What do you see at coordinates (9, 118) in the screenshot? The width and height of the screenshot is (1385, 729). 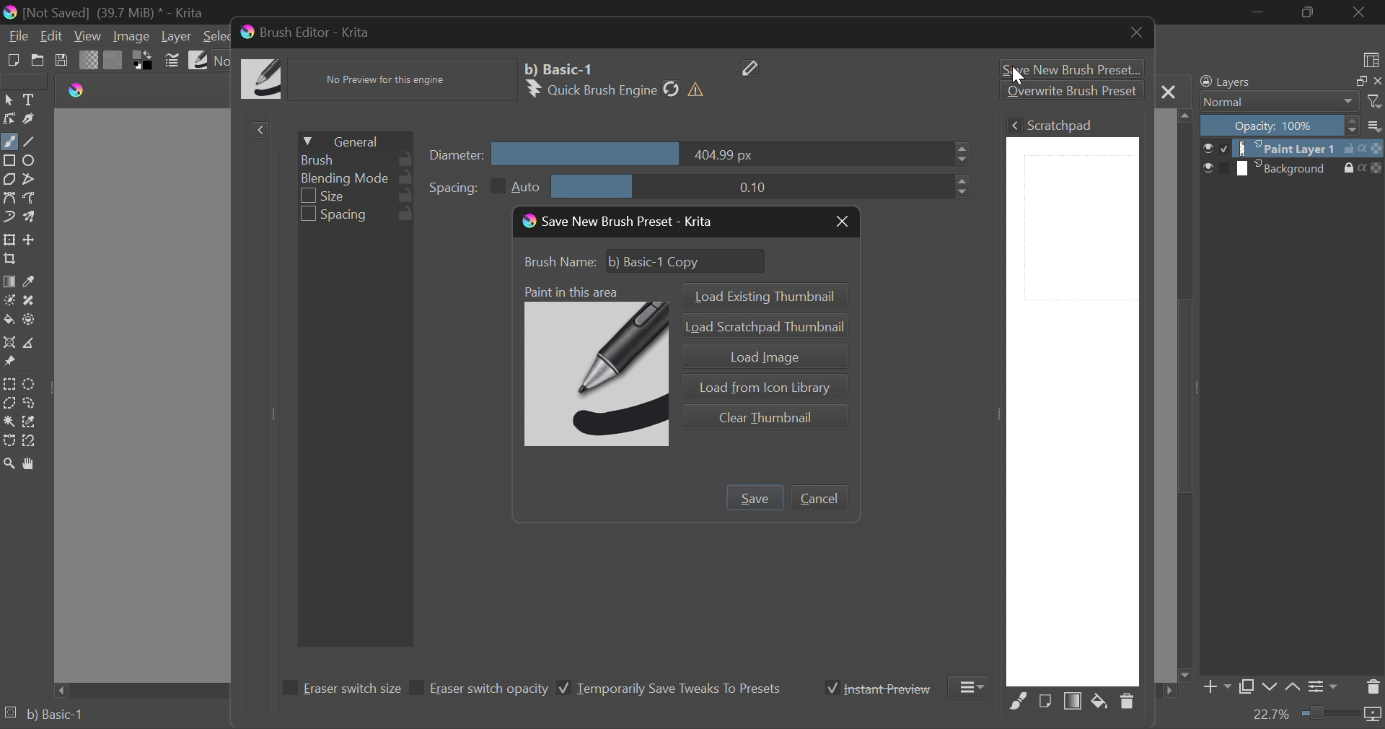 I see `Edit Shapes` at bounding box center [9, 118].